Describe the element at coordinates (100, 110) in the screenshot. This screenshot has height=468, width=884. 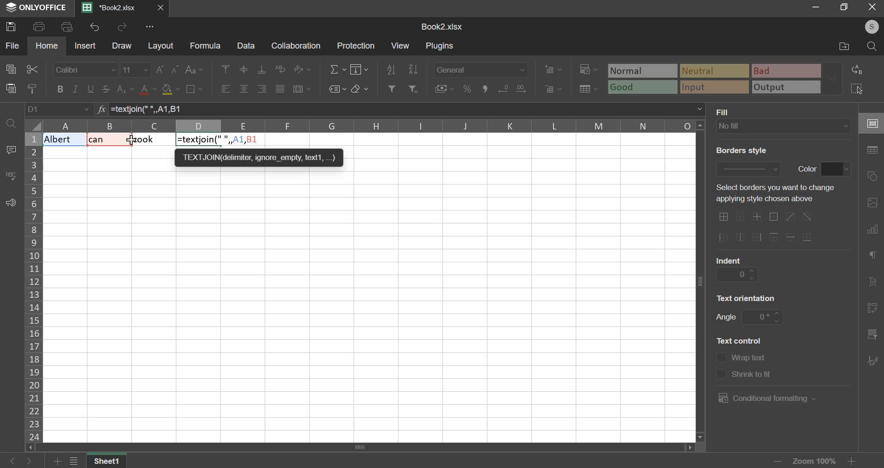
I see `formula` at that location.